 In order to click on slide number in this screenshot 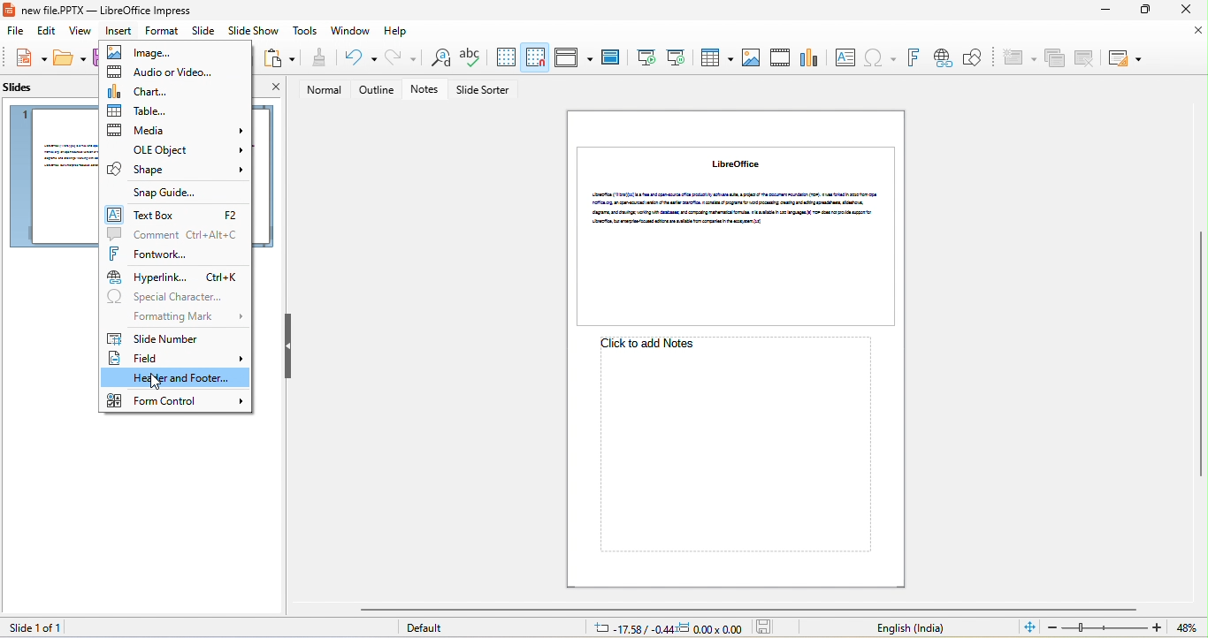, I will do `click(157, 338)`.